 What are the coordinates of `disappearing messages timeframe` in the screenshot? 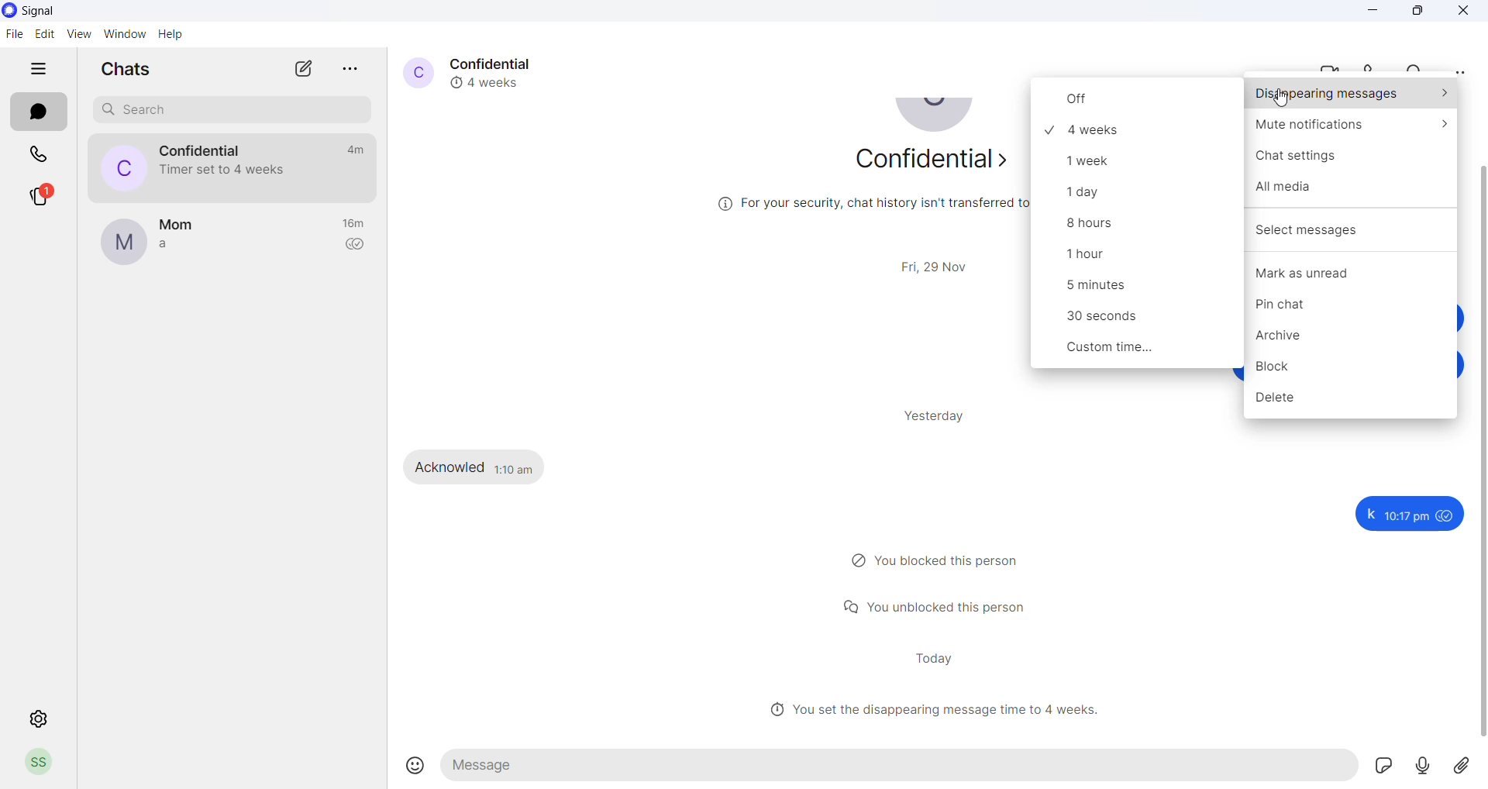 It's located at (1138, 320).